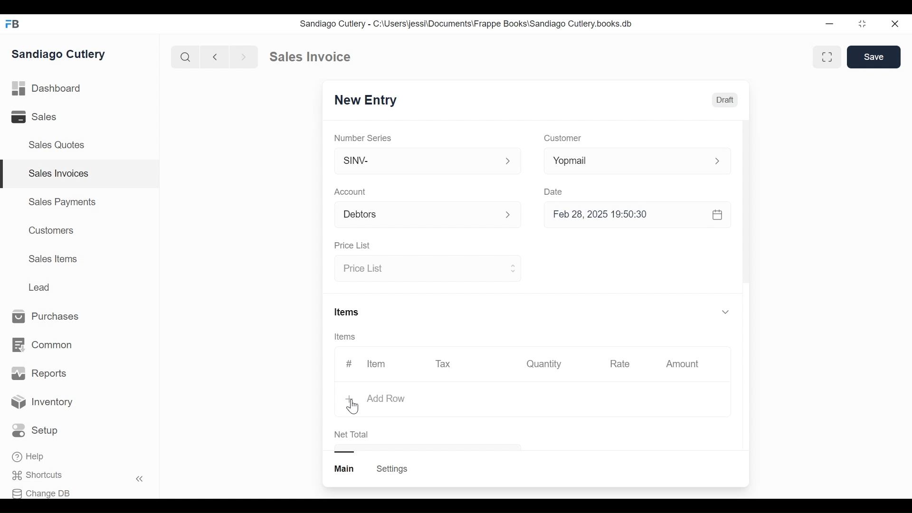  What do you see at coordinates (683, 364) in the screenshot?
I see `Amount` at bounding box center [683, 364].